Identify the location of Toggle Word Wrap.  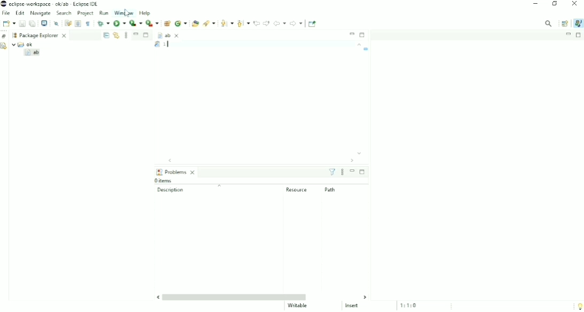
(67, 22).